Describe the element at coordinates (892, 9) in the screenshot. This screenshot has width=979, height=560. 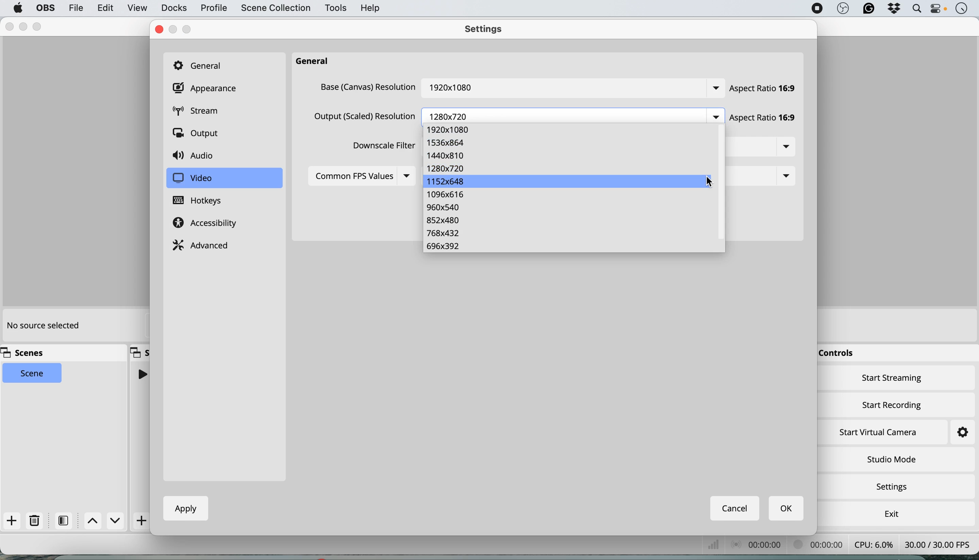
I see `dropbox` at that location.